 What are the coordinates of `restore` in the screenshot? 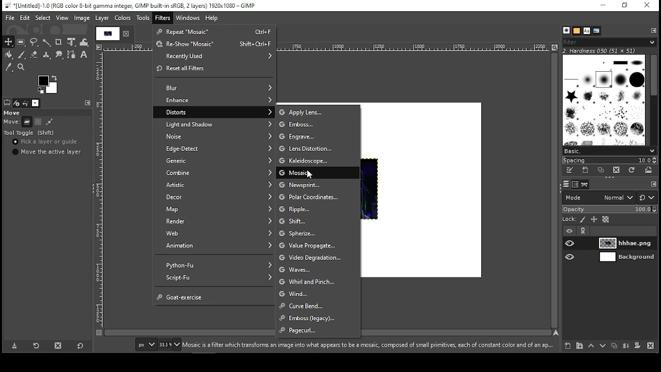 It's located at (625, 5).